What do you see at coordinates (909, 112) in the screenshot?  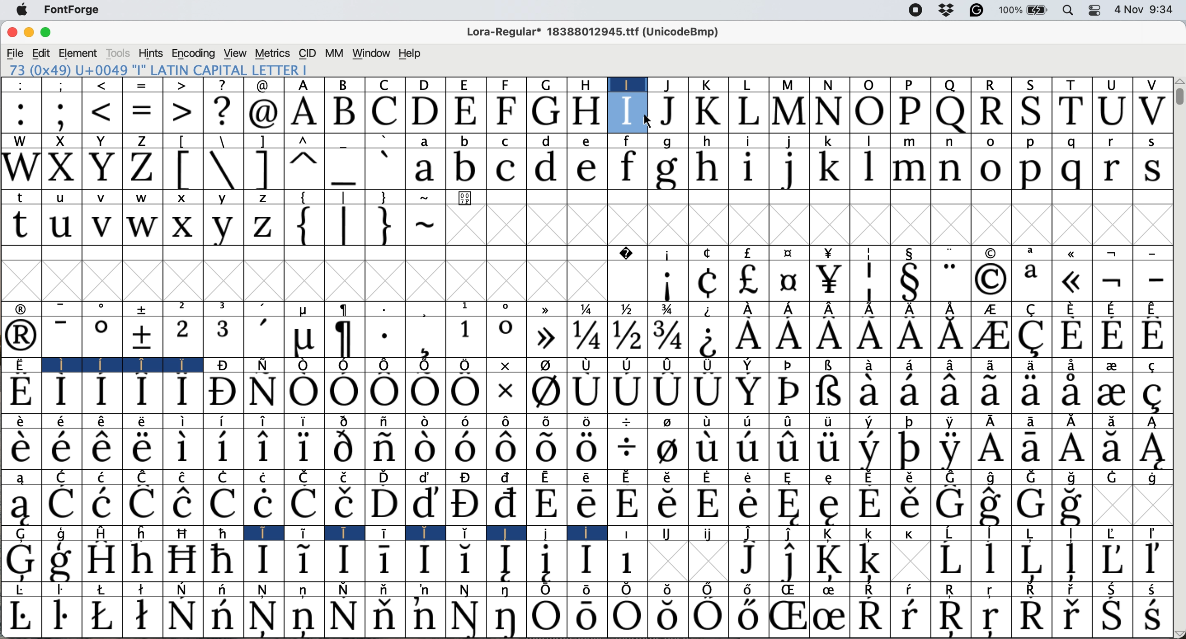 I see `P` at bounding box center [909, 112].